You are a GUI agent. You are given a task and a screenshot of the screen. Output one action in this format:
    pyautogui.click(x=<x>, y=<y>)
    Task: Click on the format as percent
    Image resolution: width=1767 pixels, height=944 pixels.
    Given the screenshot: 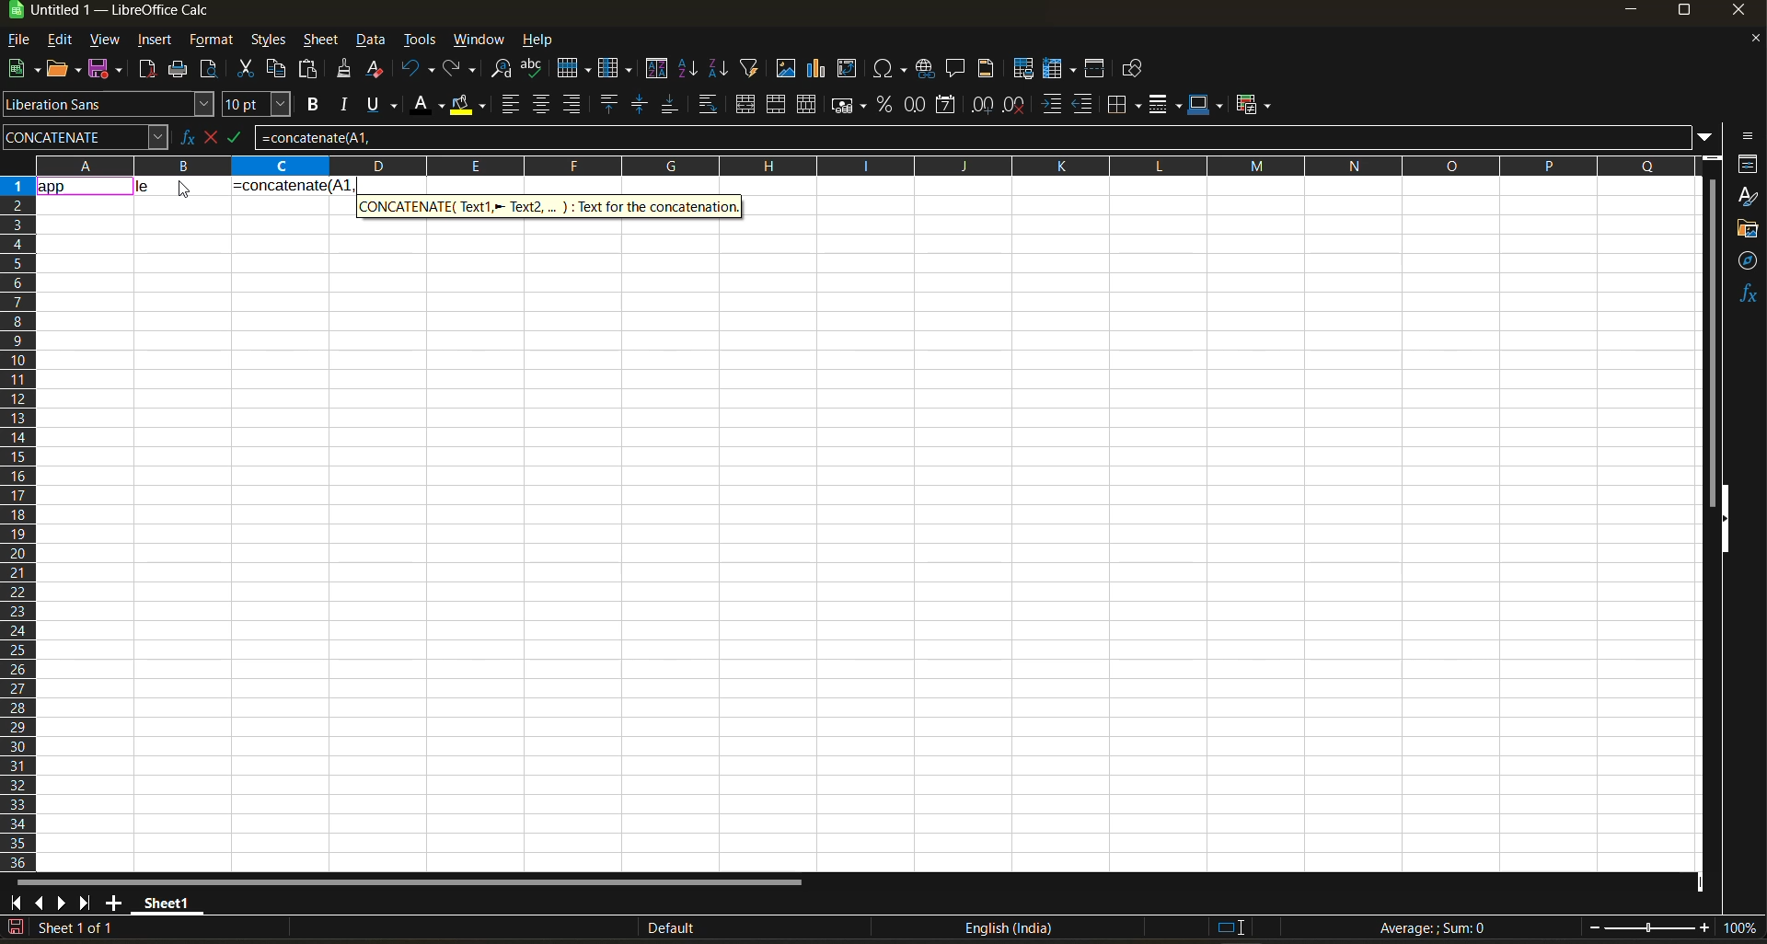 What is the action you would take?
    pyautogui.click(x=887, y=105)
    